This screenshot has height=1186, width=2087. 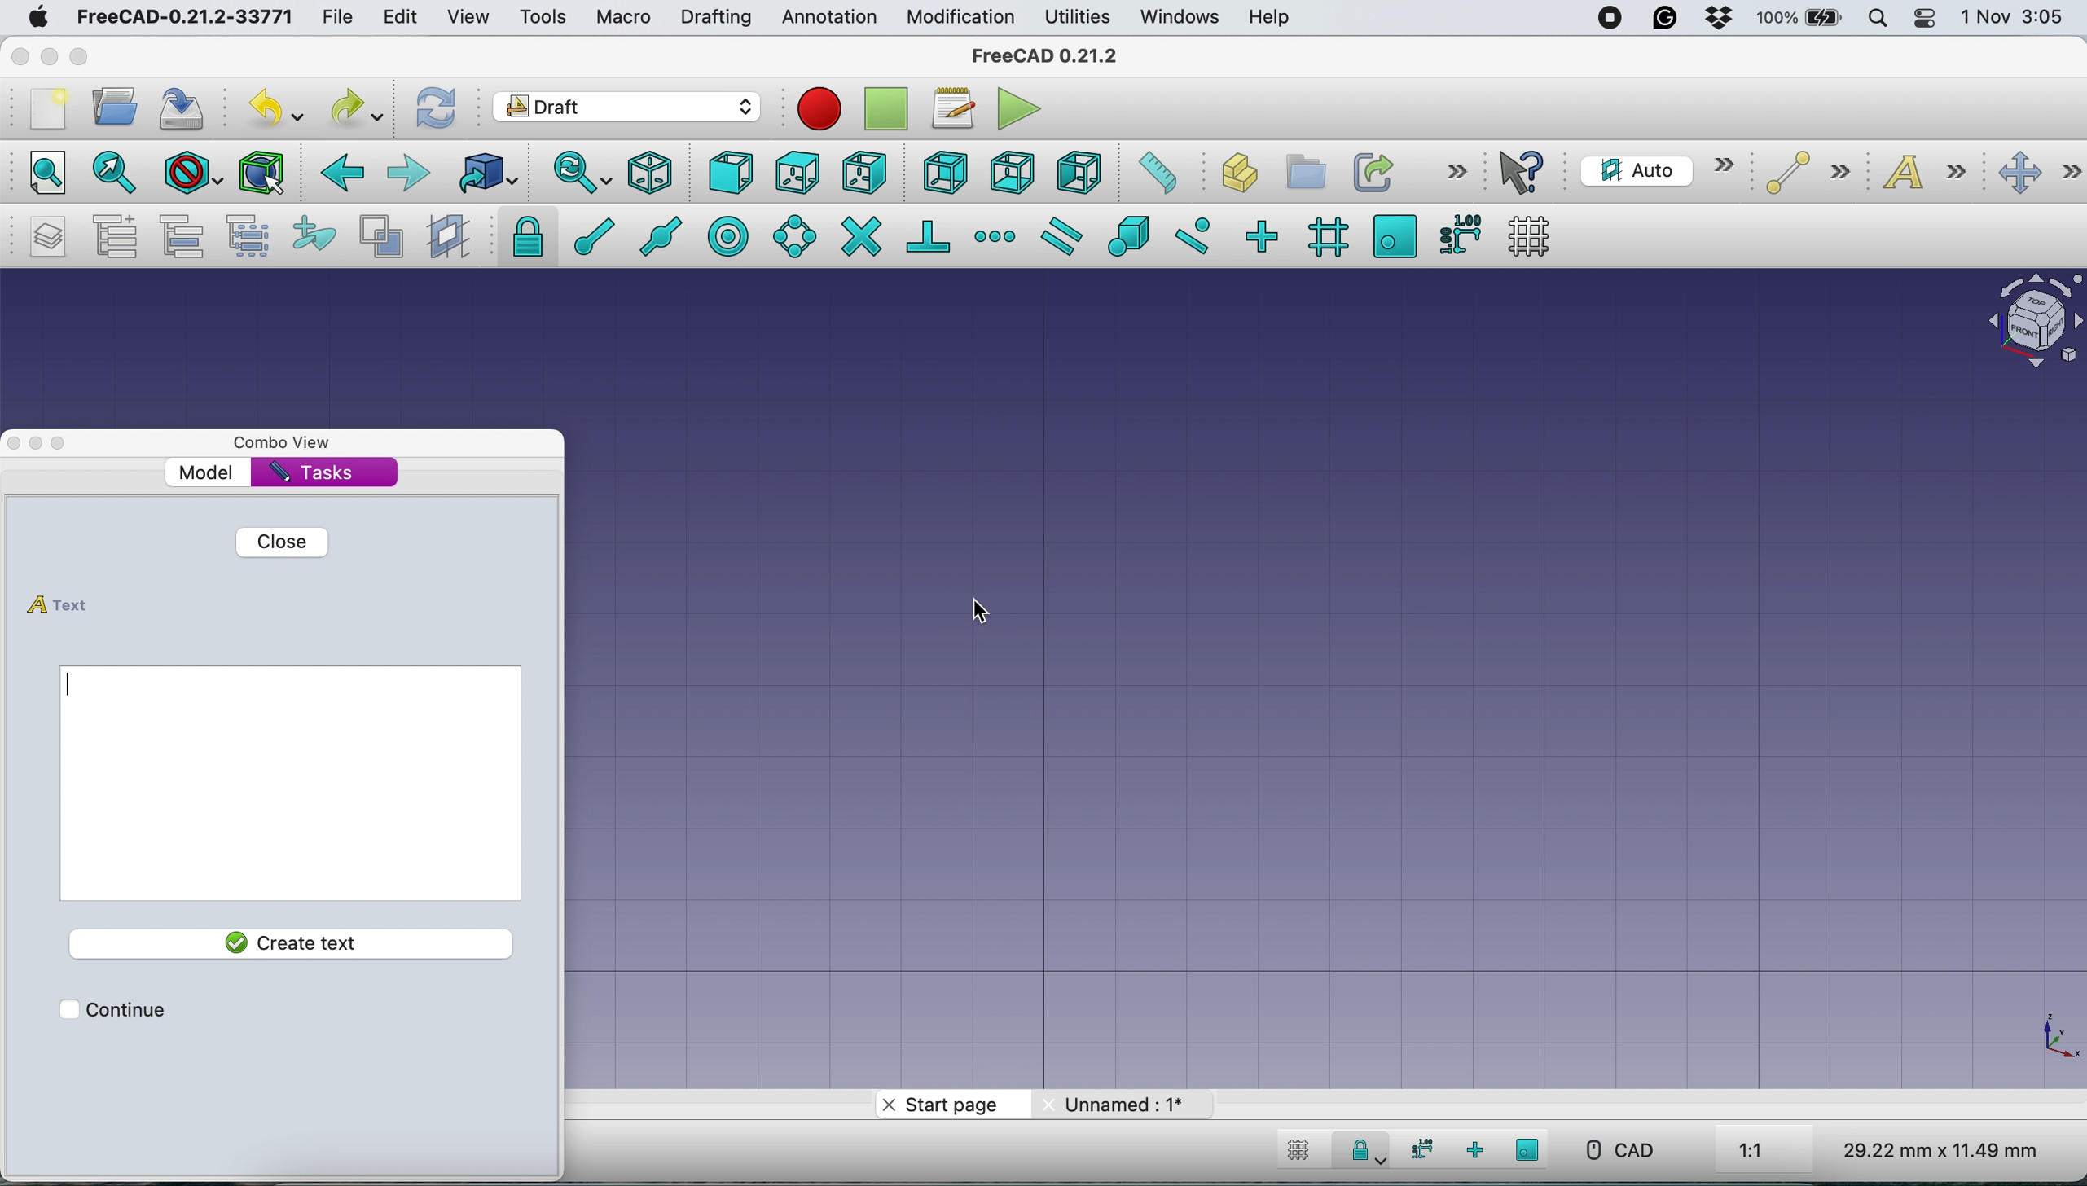 What do you see at coordinates (620, 16) in the screenshot?
I see `macro` at bounding box center [620, 16].